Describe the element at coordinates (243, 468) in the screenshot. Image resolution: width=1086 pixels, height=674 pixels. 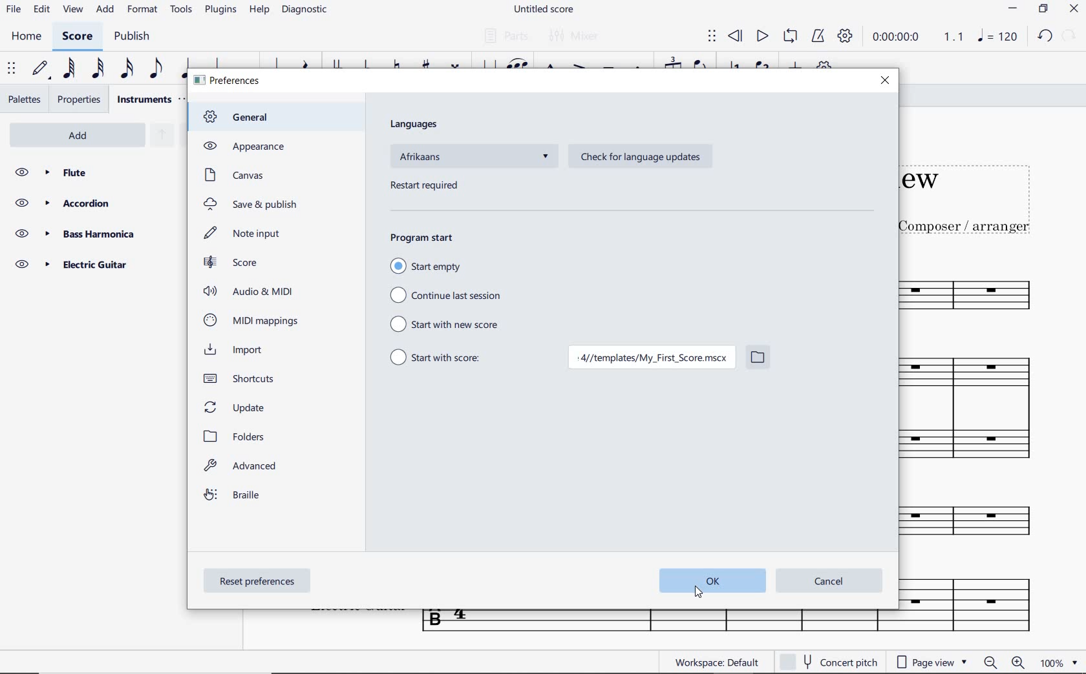
I see `advanced` at that location.